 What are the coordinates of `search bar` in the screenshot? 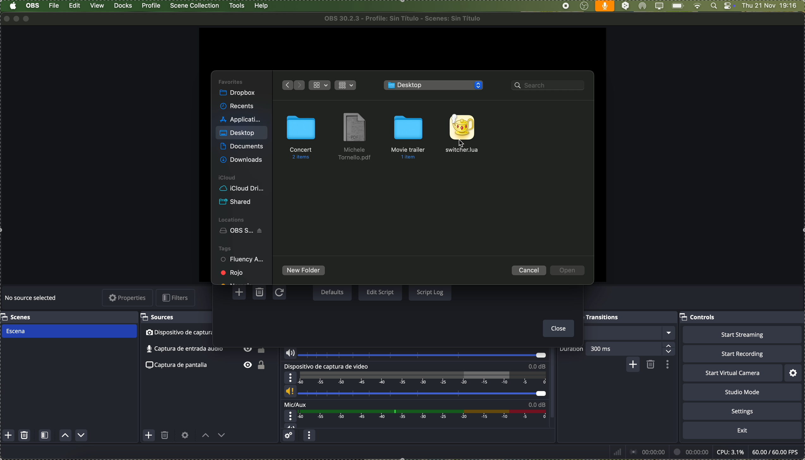 It's located at (550, 86).